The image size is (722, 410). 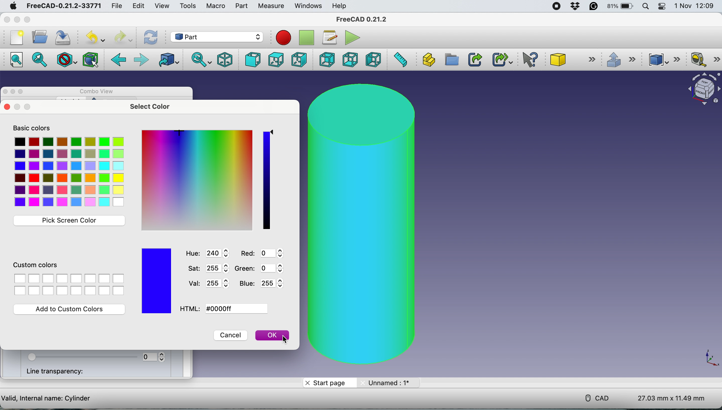 I want to click on rear, so click(x=325, y=60).